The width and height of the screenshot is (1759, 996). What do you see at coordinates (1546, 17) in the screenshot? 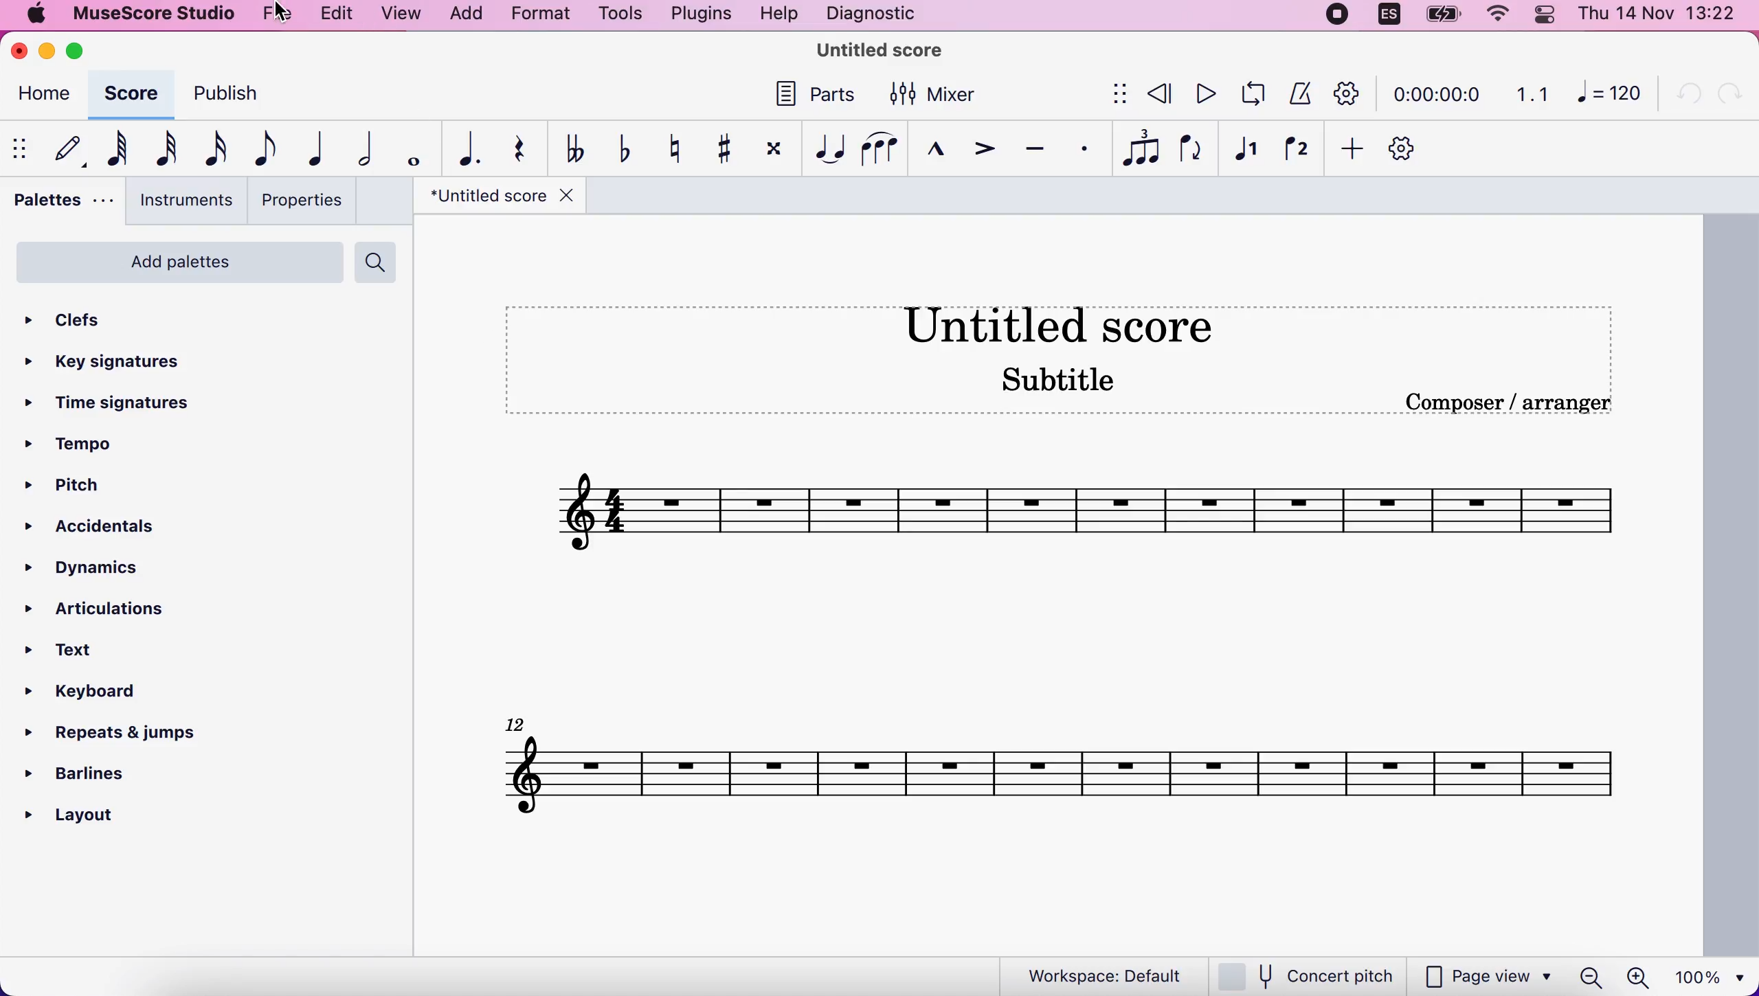
I see `panel control` at bounding box center [1546, 17].